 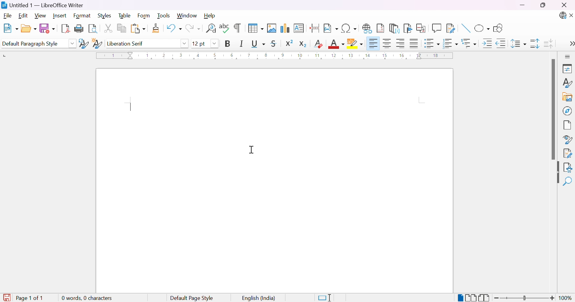 I want to click on Page 1 of 1, so click(x=23, y=298).